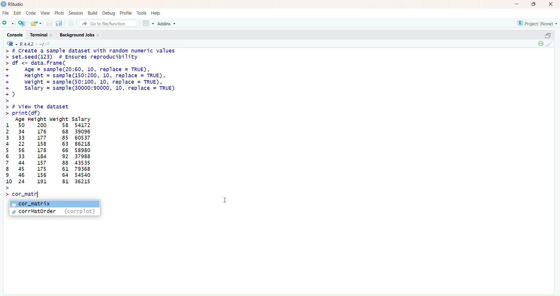 This screenshot has height=296, width=560. What do you see at coordinates (126, 13) in the screenshot?
I see `Profile` at bounding box center [126, 13].